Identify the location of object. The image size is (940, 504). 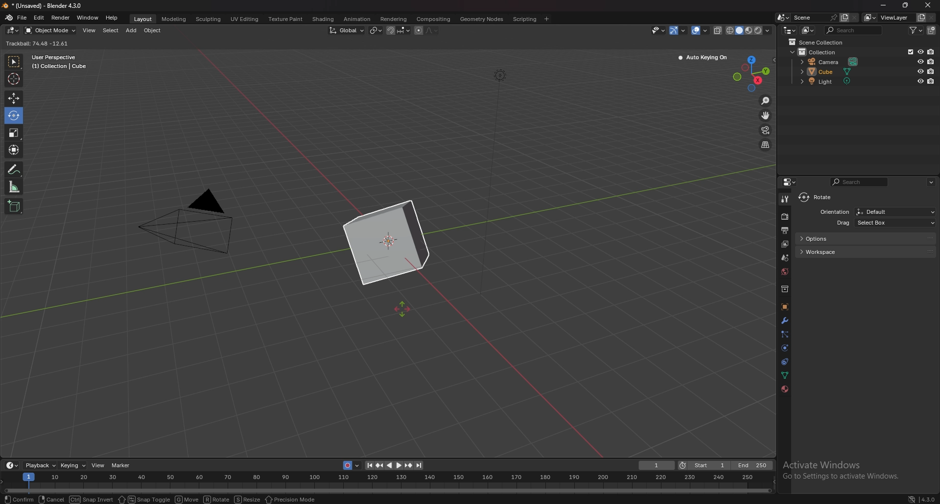
(785, 307).